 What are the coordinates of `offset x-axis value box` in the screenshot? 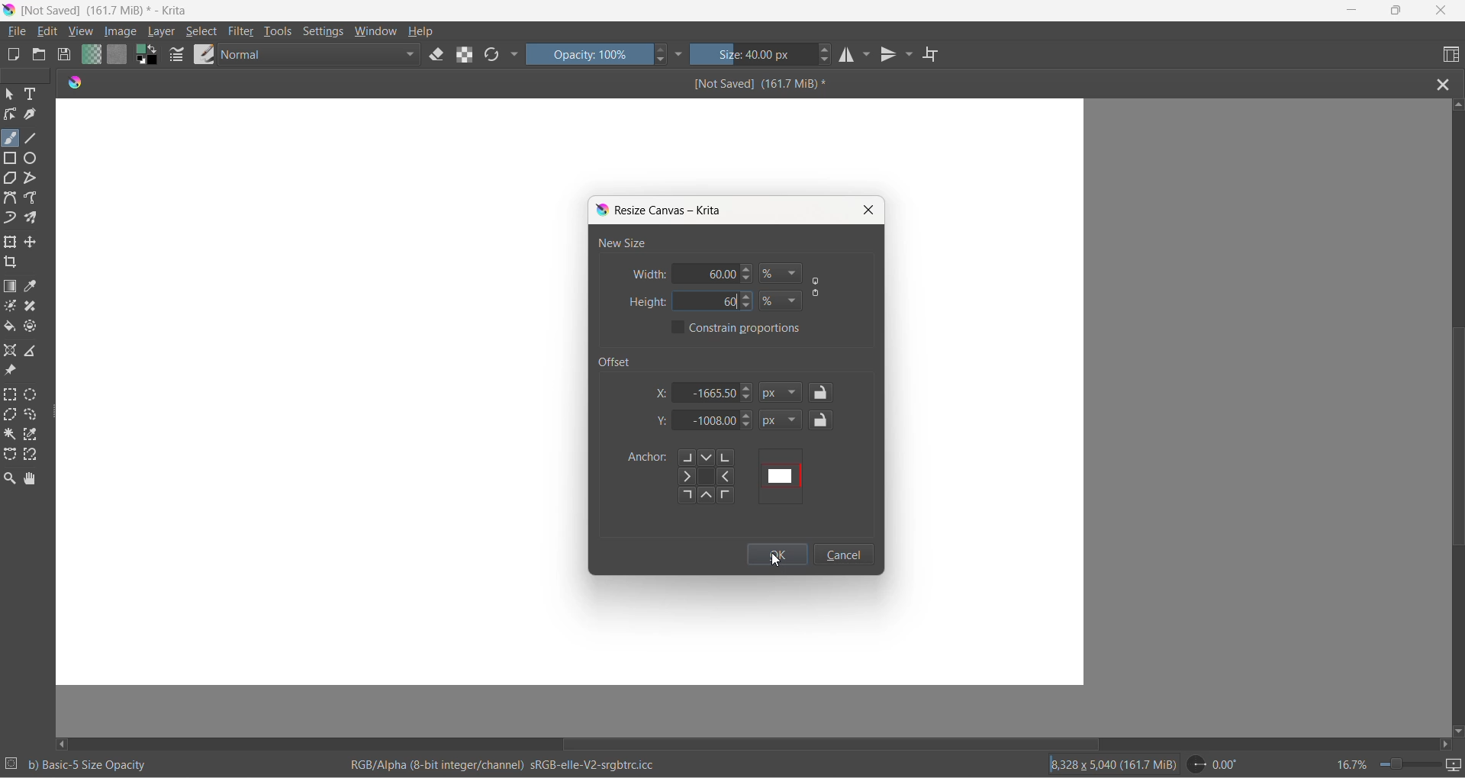 It's located at (708, 392).